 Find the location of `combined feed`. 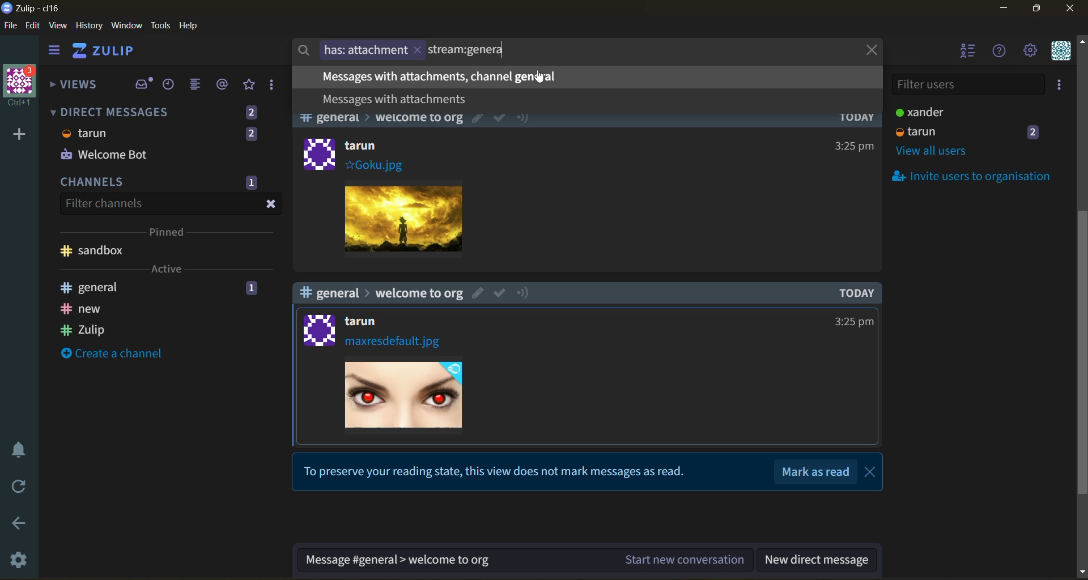

combined feed is located at coordinates (197, 85).